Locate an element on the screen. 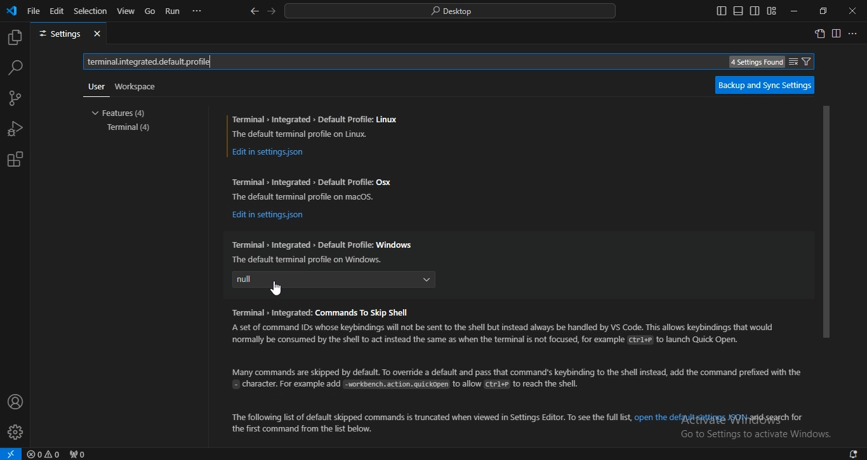  view is located at coordinates (126, 11).